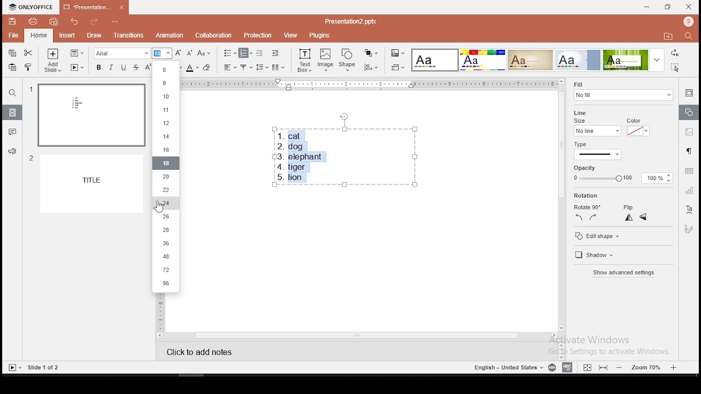  I want to click on line, so click(585, 110).